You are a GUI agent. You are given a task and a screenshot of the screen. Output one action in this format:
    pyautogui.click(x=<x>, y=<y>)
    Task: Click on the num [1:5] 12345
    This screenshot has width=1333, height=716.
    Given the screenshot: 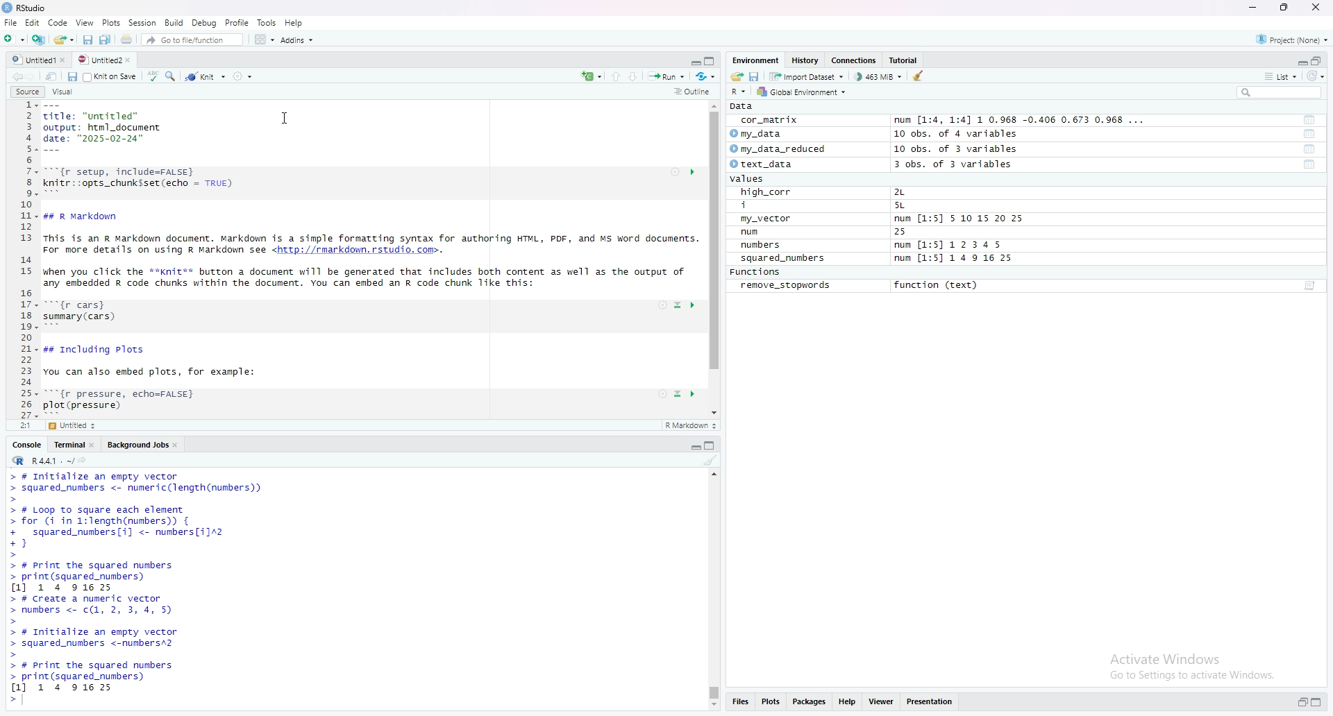 What is the action you would take?
    pyautogui.click(x=950, y=245)
    